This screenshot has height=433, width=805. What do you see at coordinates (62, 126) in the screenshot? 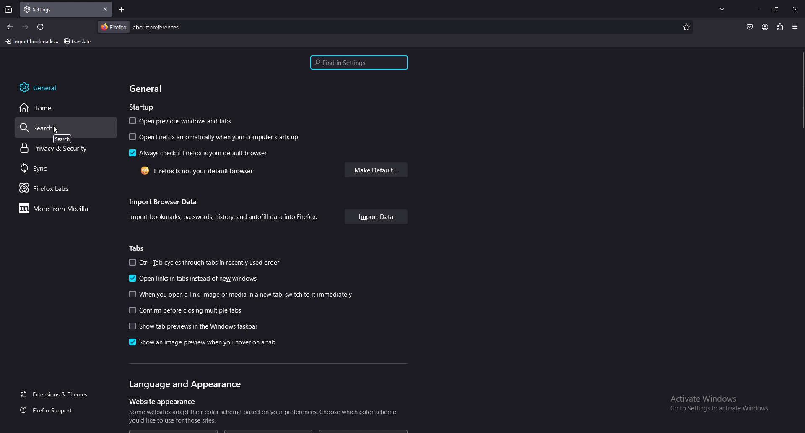
I see `search` at bounding box center [62, 126].